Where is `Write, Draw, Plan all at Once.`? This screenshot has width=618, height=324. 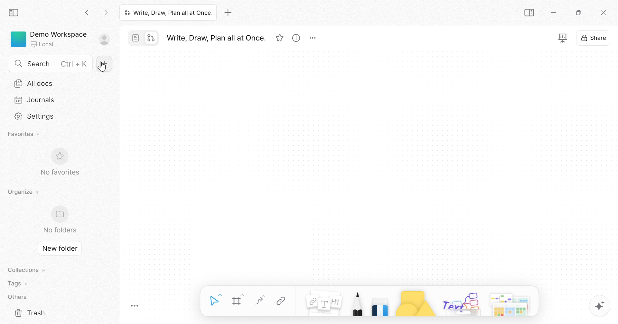 Write, Draw, Plan all at Once. is located at coordinates (168, 12).